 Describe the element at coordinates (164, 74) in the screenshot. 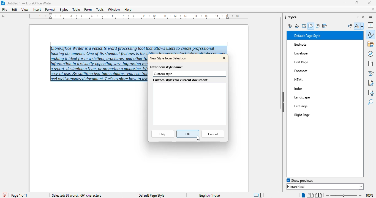

I see `custom style` at that location.